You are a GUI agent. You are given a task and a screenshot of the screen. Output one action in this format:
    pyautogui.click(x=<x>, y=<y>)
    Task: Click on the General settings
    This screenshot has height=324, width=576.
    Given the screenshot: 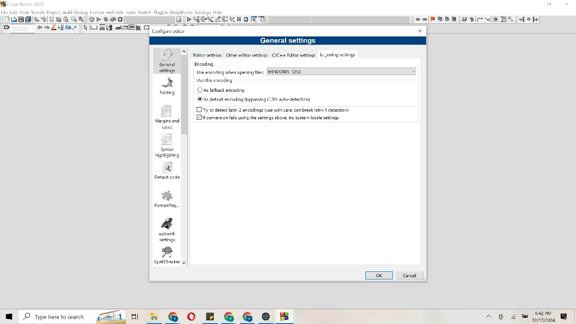 What is the action you would take?
    pyautogui.click(x=290, y=41)
    